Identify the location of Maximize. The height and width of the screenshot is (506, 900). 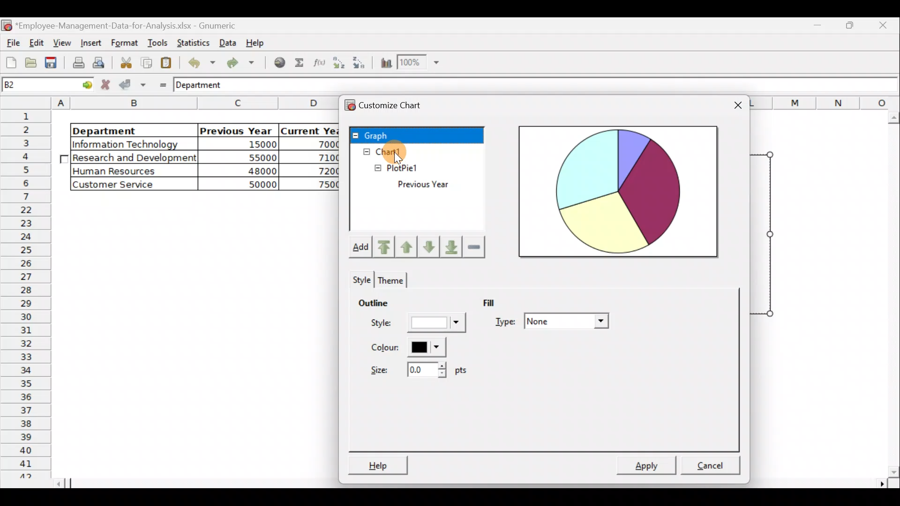
(821, 27).